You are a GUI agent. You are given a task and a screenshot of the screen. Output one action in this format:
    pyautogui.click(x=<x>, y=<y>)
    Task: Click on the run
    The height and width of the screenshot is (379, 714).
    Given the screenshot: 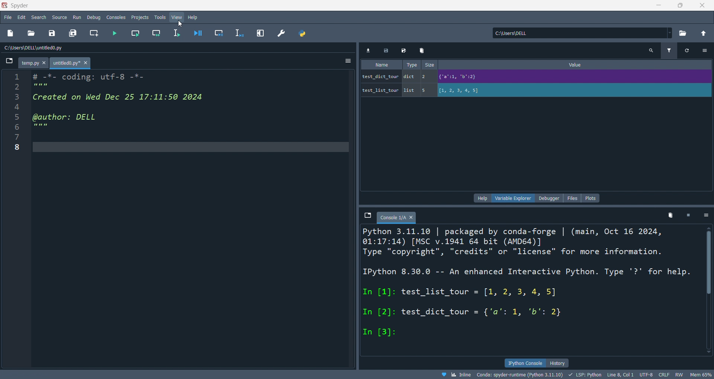 What is the action you would take?
    pyautogui.click(x=76, y=17)
    